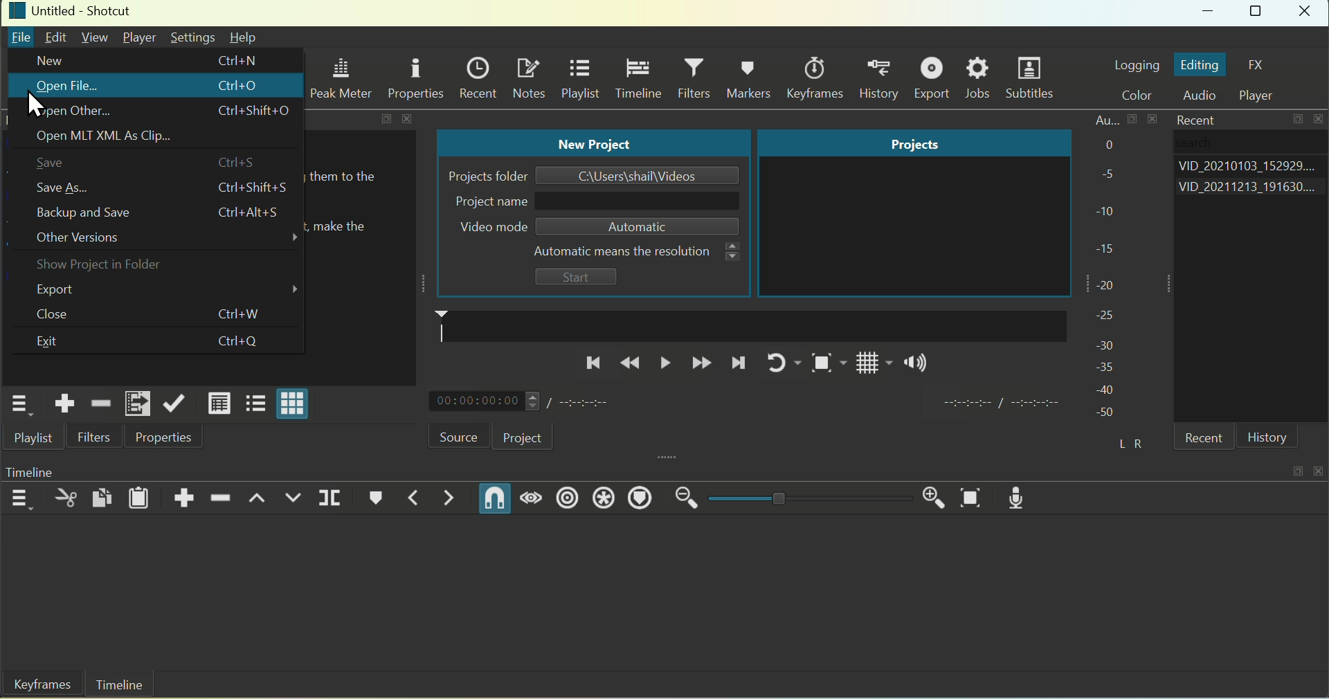 This screenshot has height=699, width=1329. I want to click on Next Markeer, so click(451, 498).